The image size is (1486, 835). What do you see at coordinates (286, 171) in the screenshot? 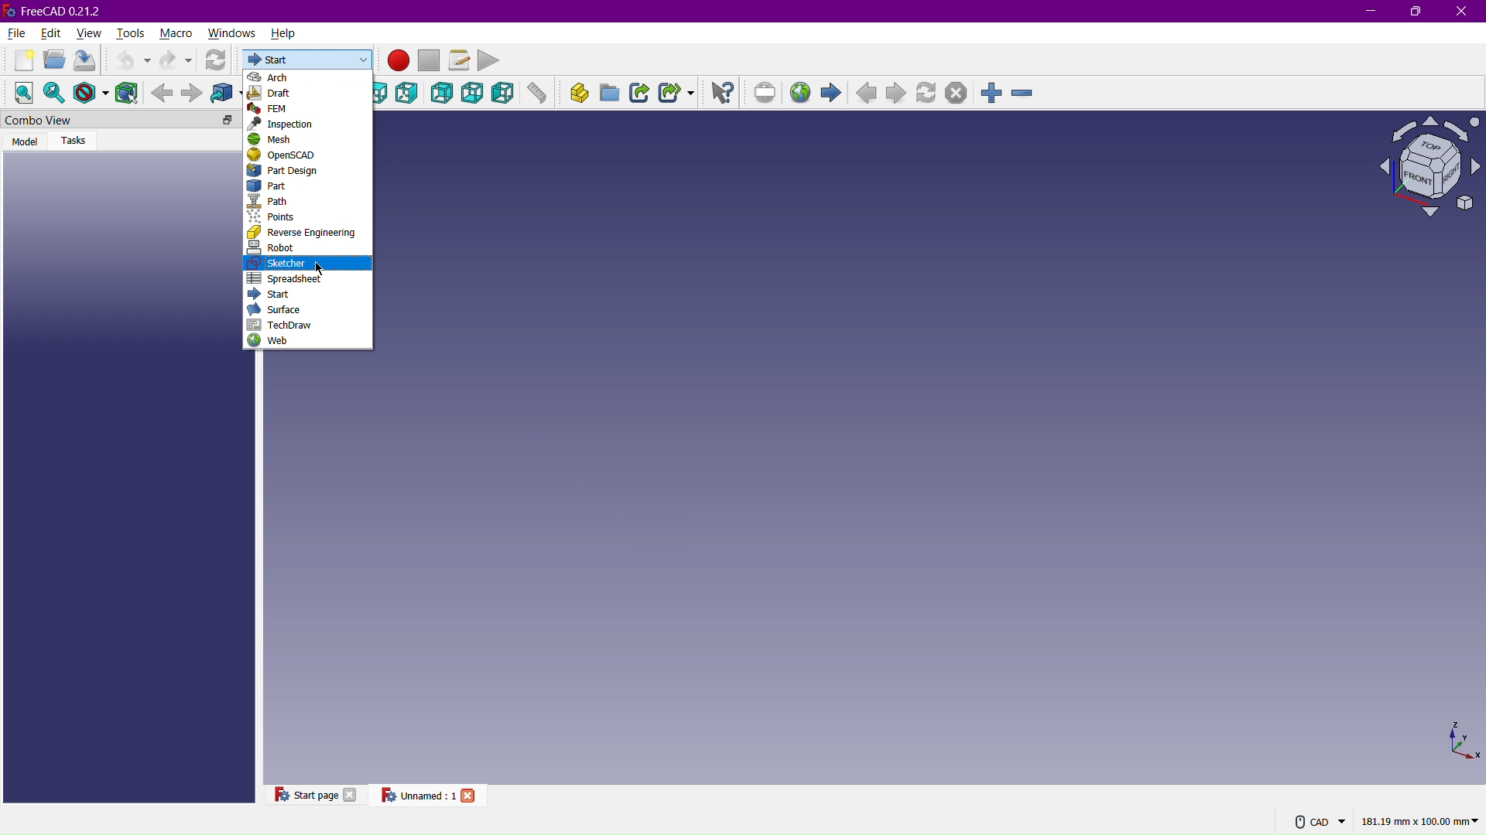
I see `Part Design` at bounding box center [286, 171].